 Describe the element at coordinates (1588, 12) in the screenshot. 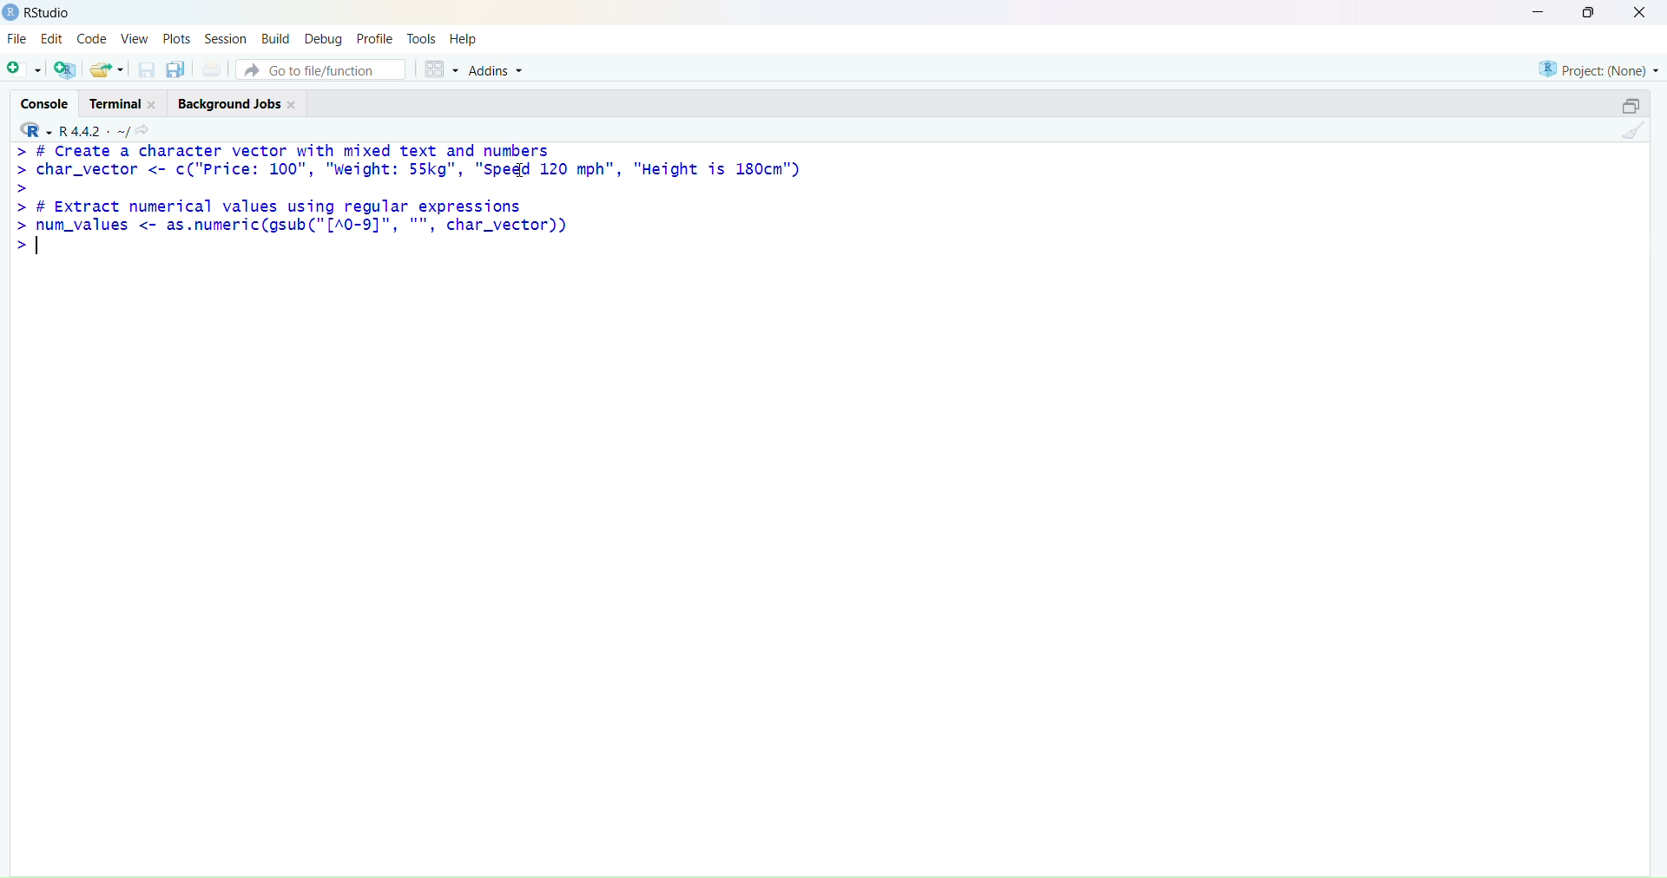

I see `maiximise` at that location.